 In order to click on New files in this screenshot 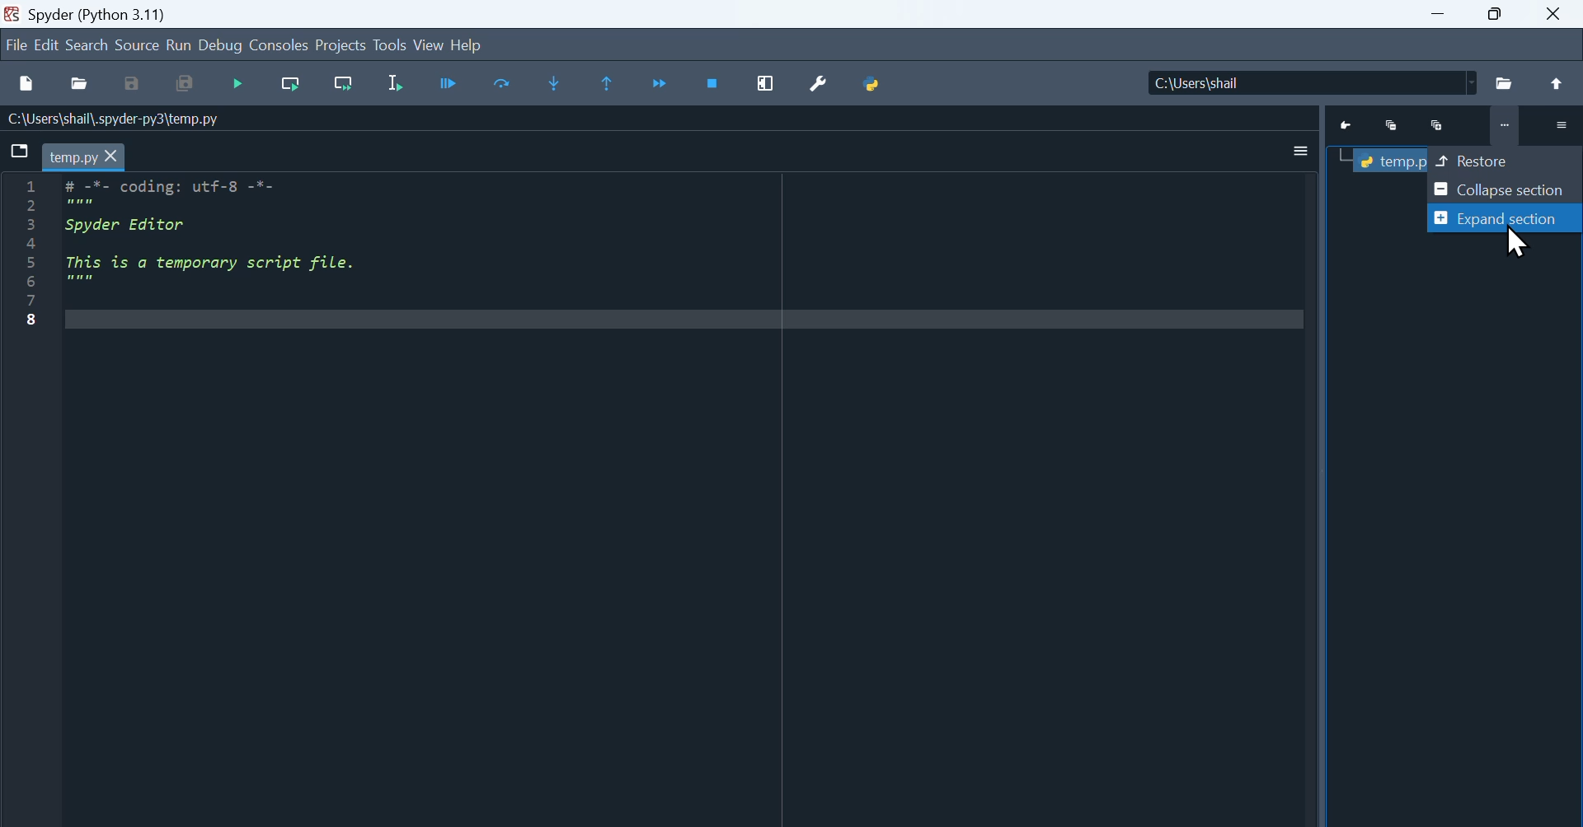, I will do `click(26, 84)`.